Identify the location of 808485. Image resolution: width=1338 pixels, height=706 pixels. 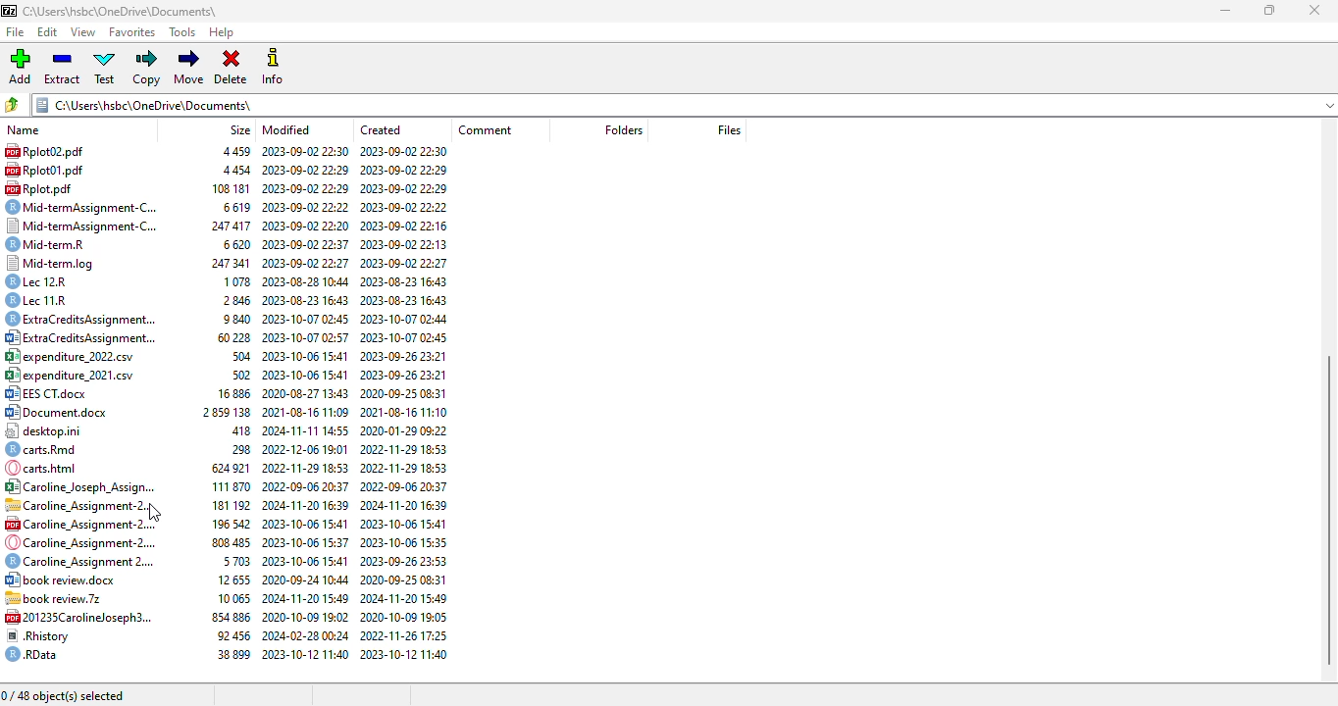
(230, 542).